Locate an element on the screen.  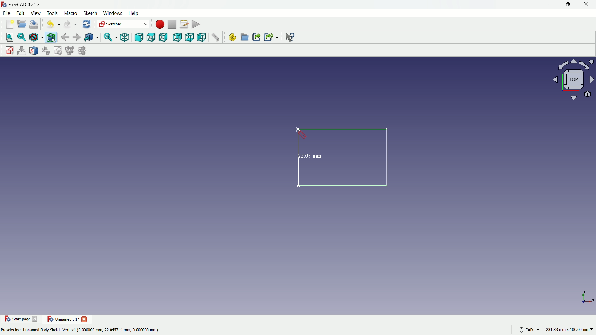
tools menu is located at coordinates (52, 13).